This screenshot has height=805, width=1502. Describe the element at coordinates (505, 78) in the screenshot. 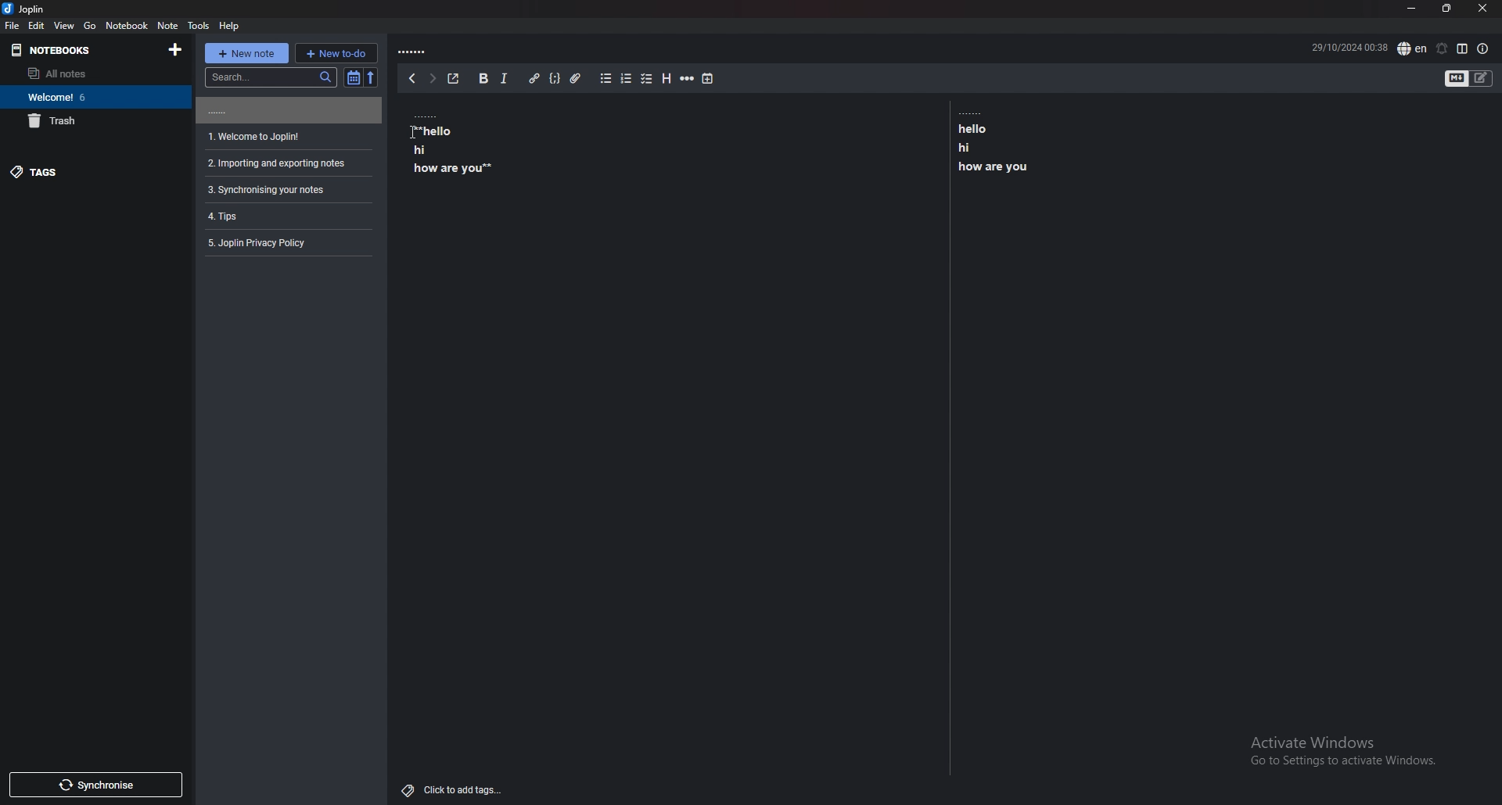

I see `italic` at that location.